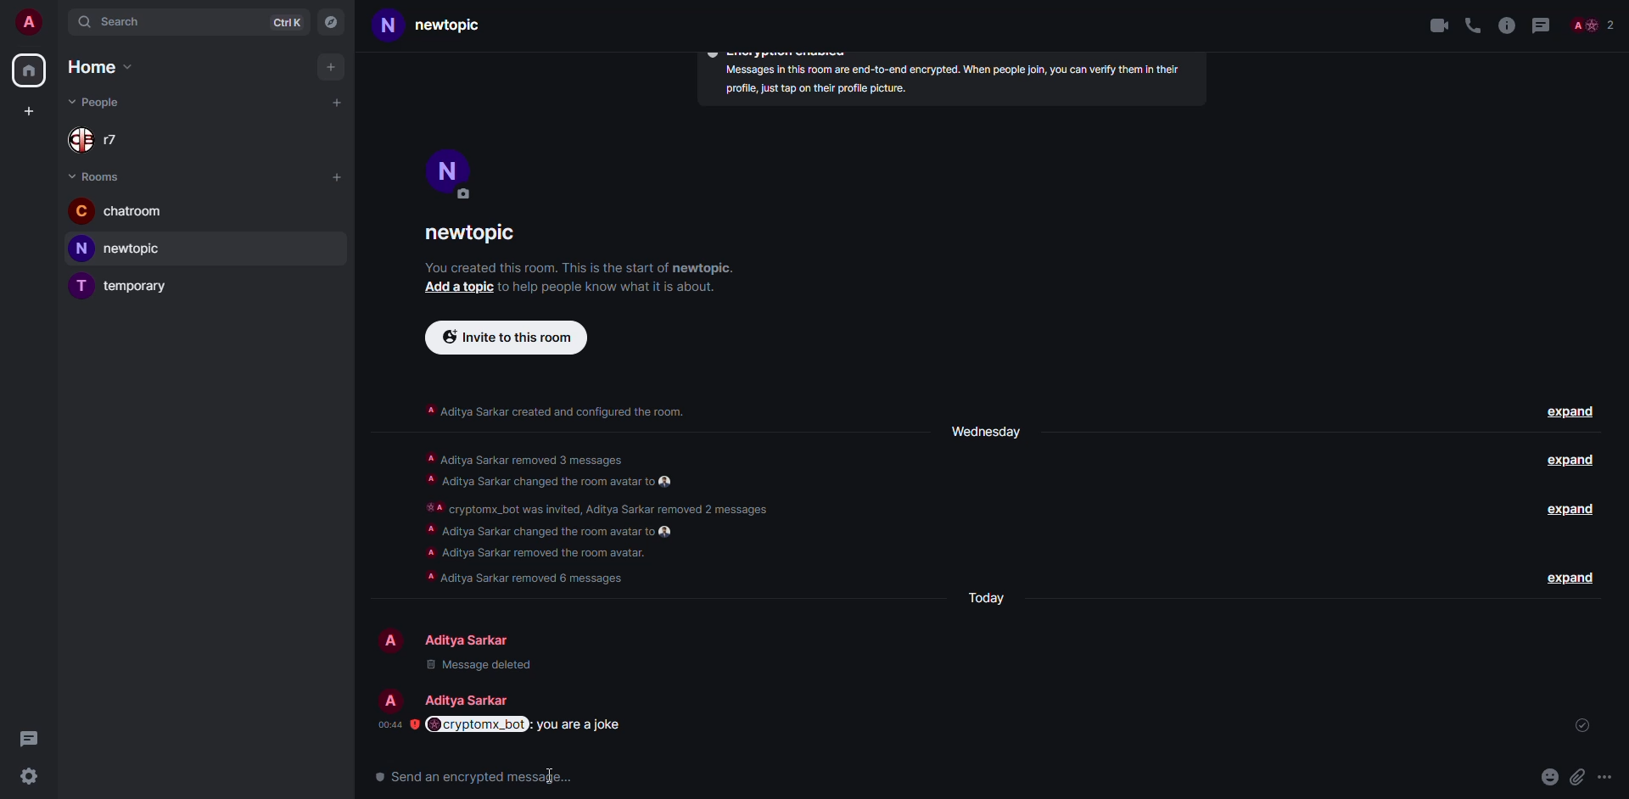  What do you see at coordinates (548, 774) in the screenshot?
I see `cursor` at bounding box center [548, 774].